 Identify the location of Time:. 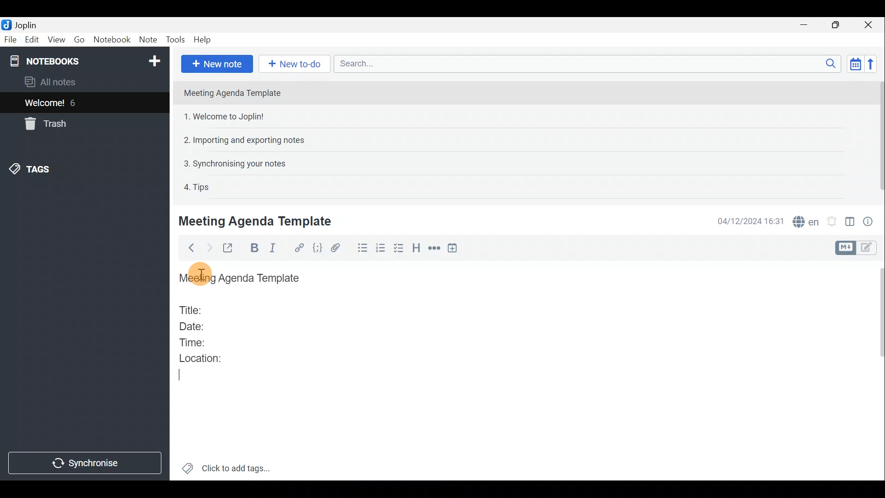
(193, 341).